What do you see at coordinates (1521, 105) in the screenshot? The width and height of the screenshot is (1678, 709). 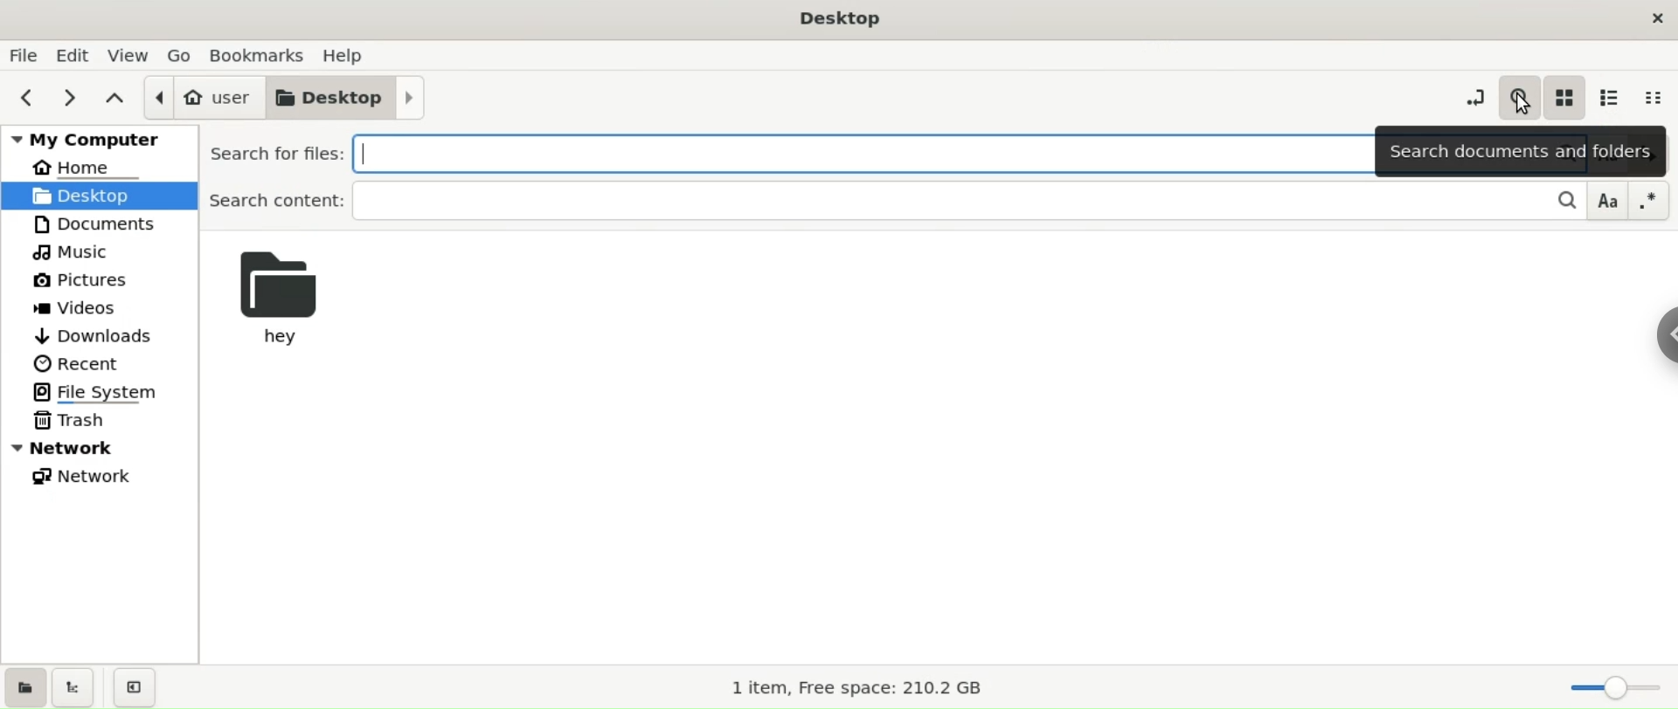 I see `cursor` at bounding box center [1521, 105].